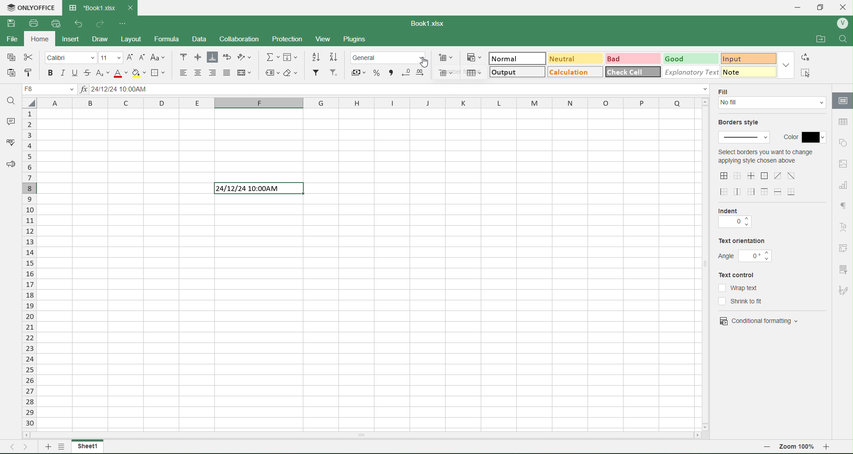 The height and width of the screenshot is (454, 853). Describe the element at coordinates (87, 446) in the screenshot. I see `sheet1` at that location.